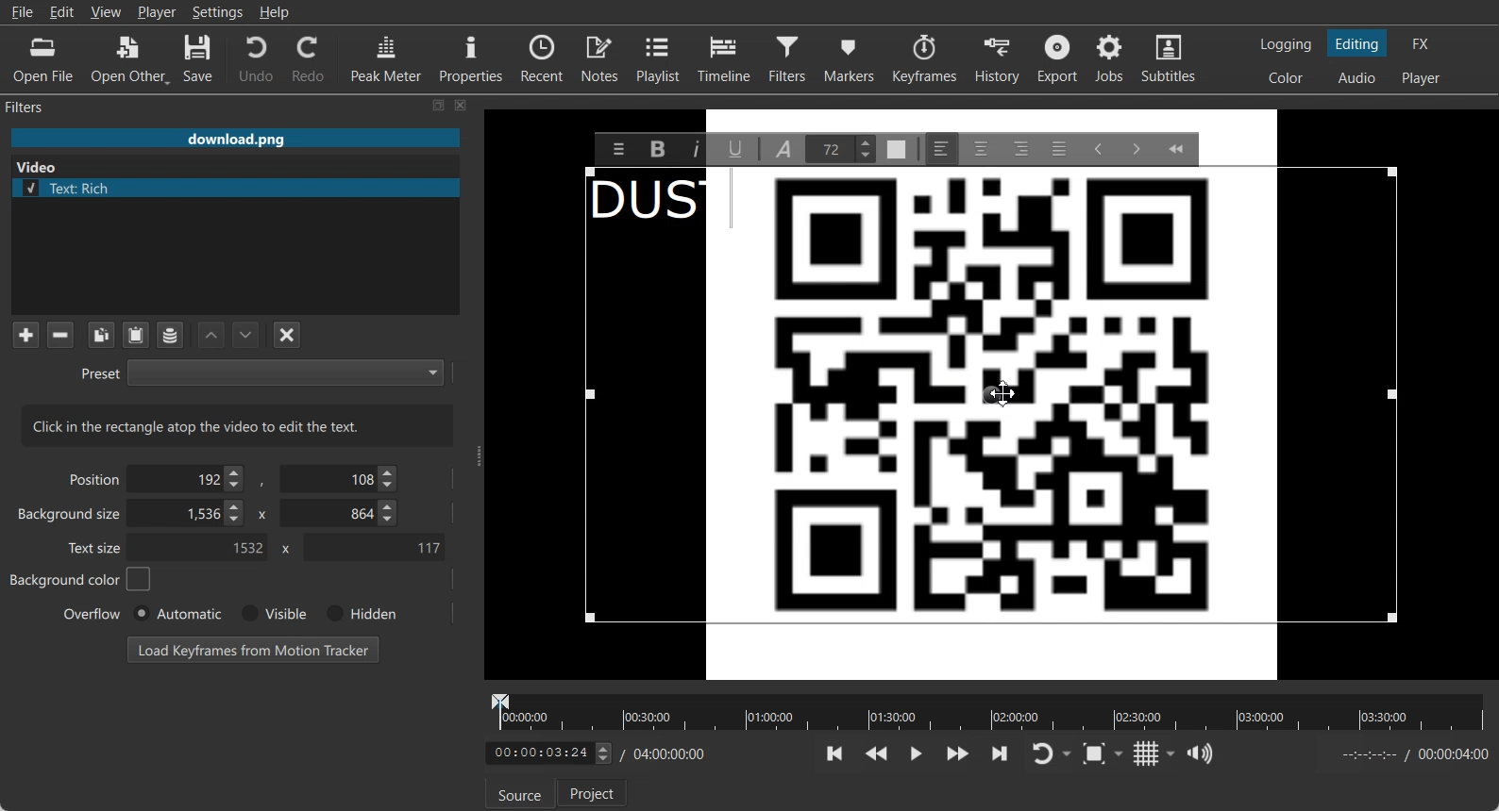 The image size is (1499, 811). I want to click on adjust Time , so click(547, 754).